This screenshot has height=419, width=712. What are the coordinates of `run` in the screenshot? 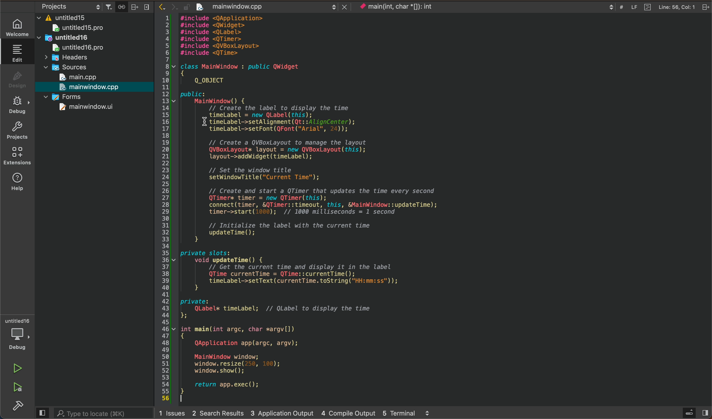 It's located at (19, 368).